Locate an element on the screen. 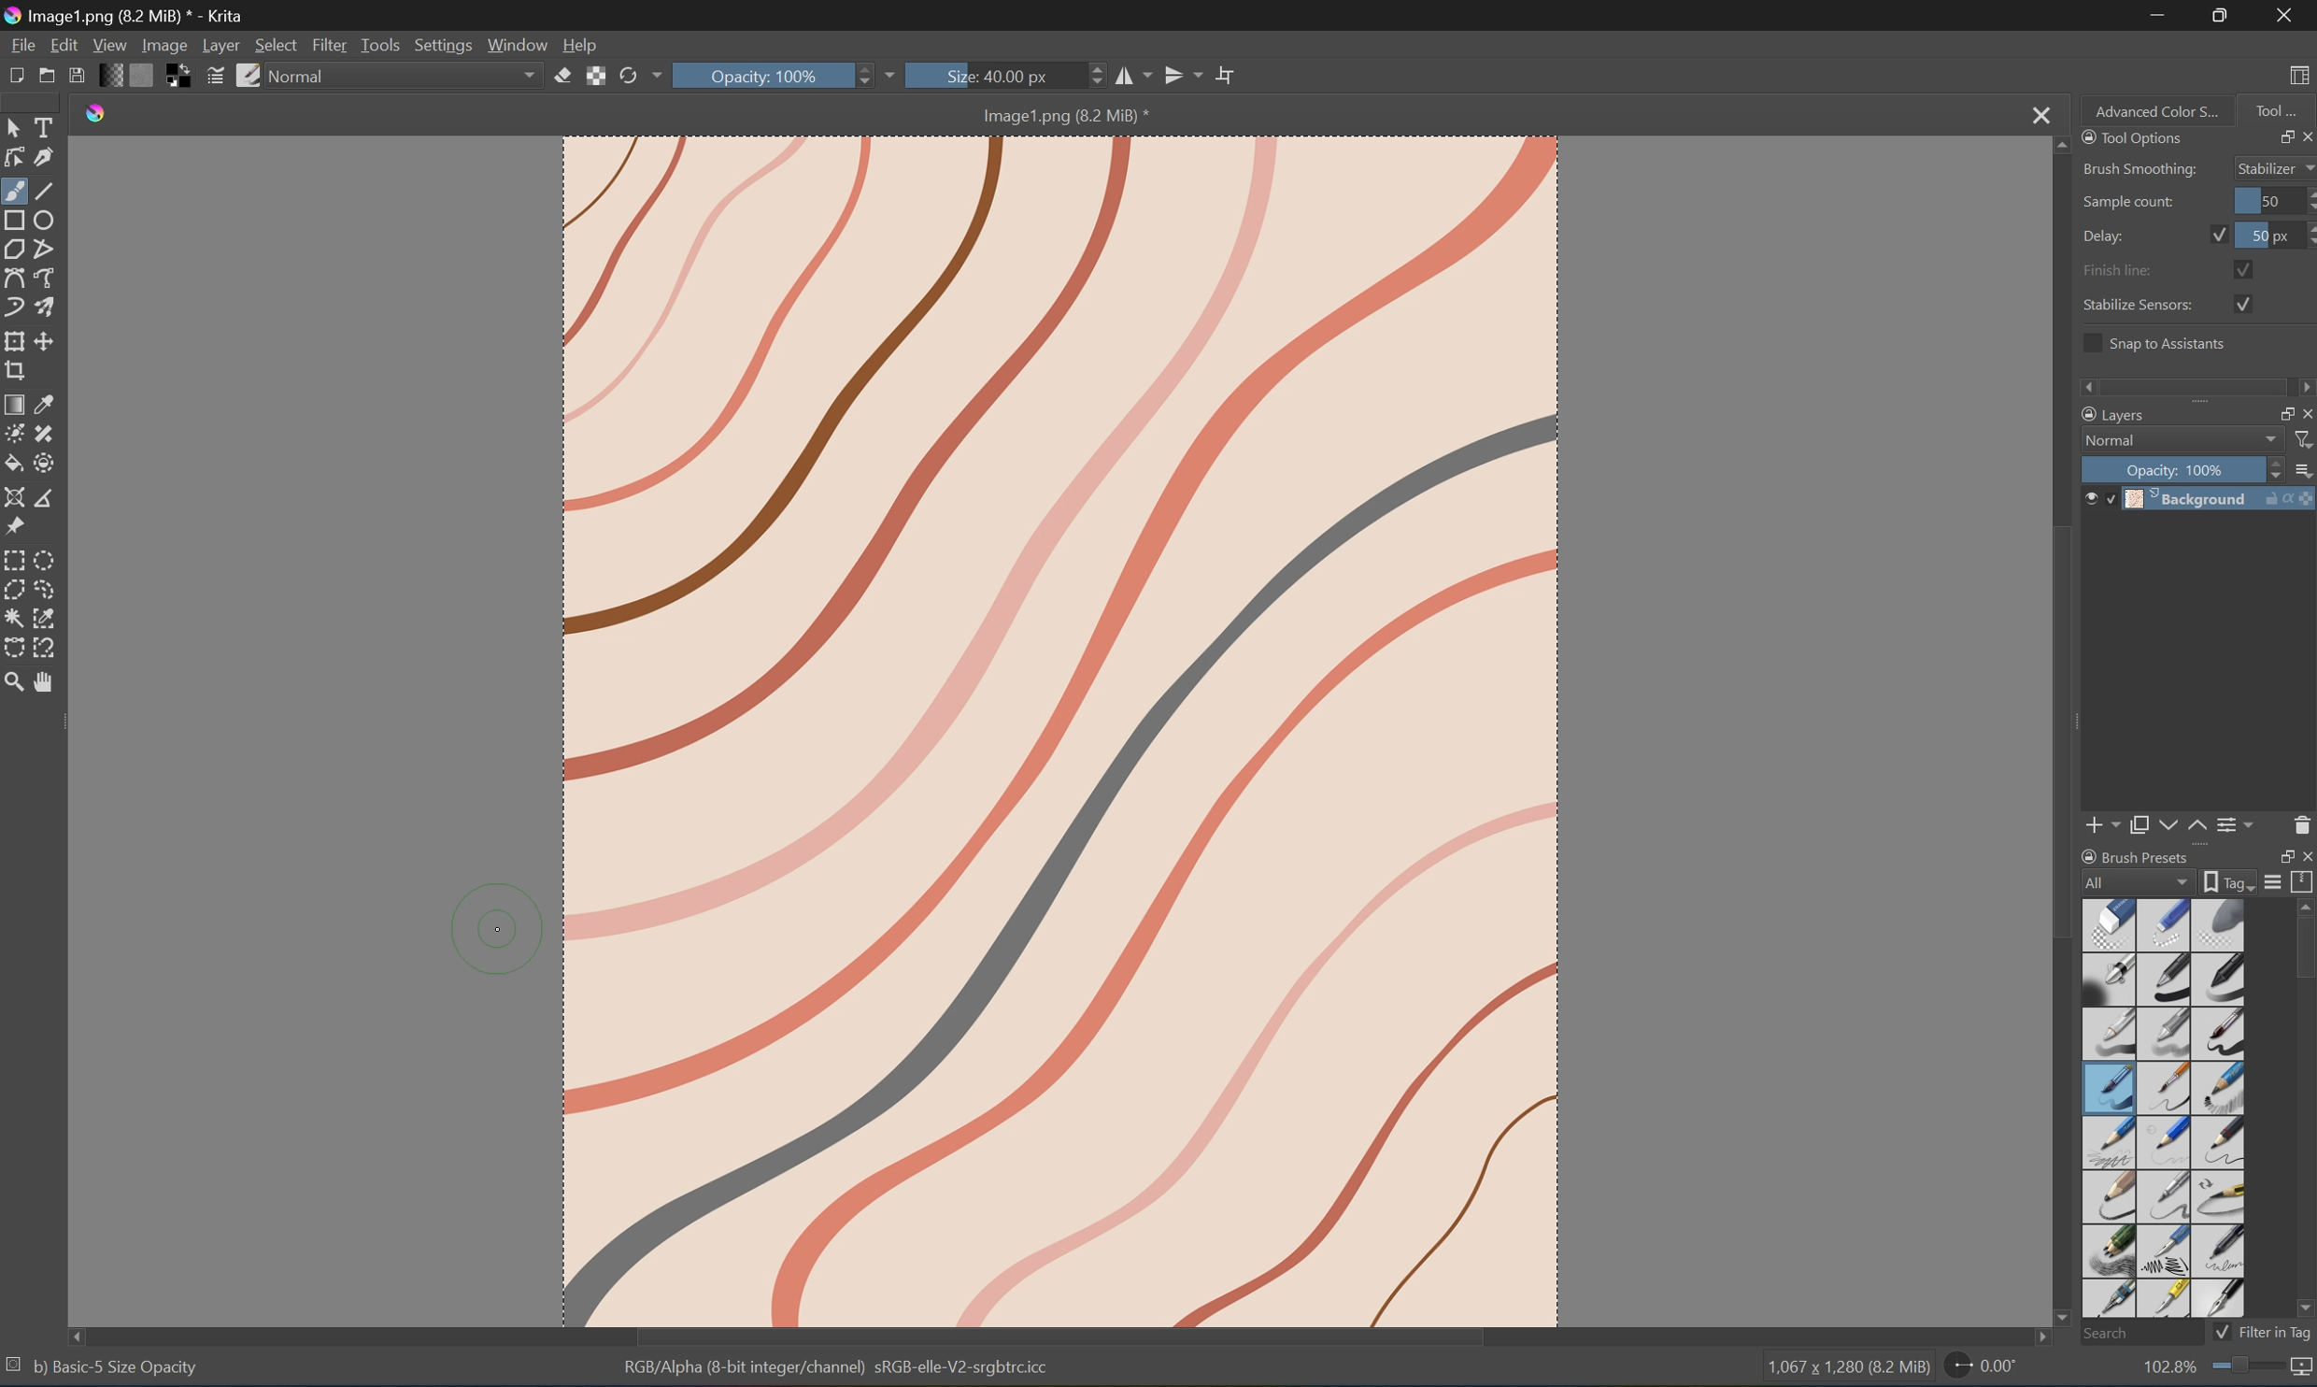  Freehand selection is located at coordinates (48, 590).